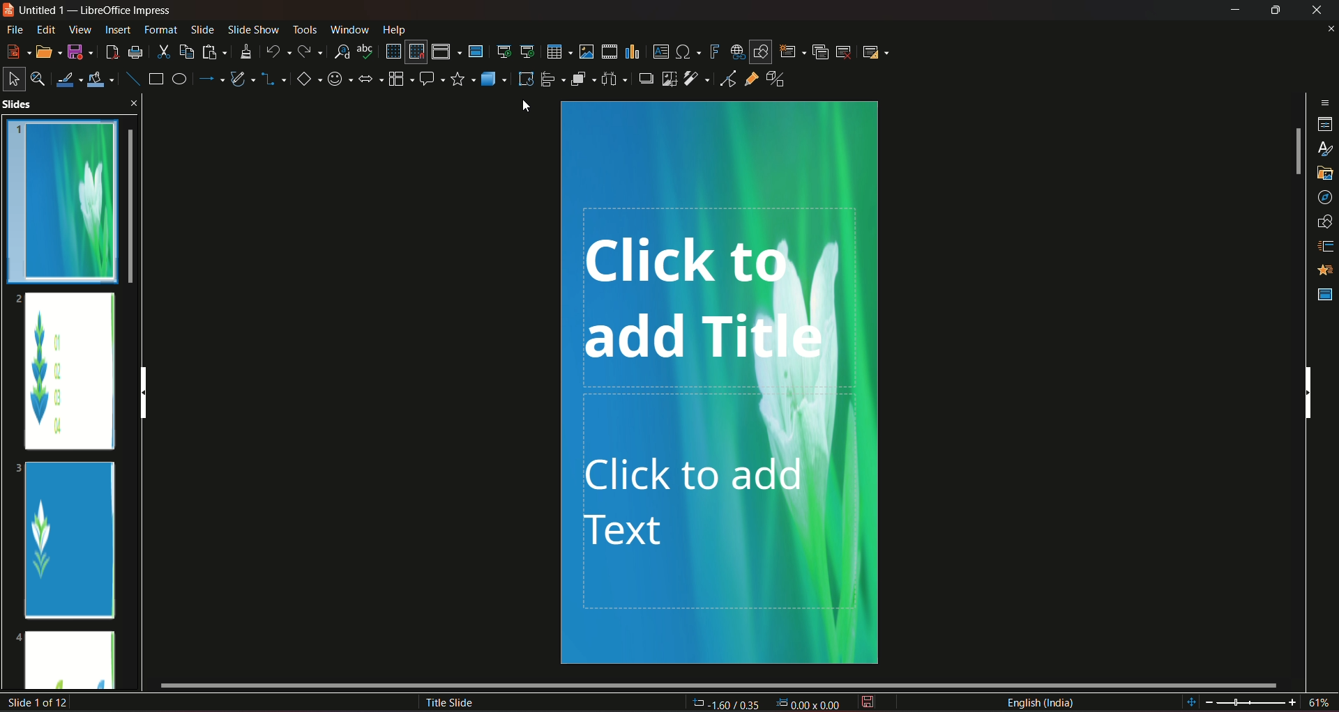 The height and width of the screenshot is (712, 1339). Describe the element at coordinates (1296, 152) in the screenshot. I see `vertical slide bar` at that location.